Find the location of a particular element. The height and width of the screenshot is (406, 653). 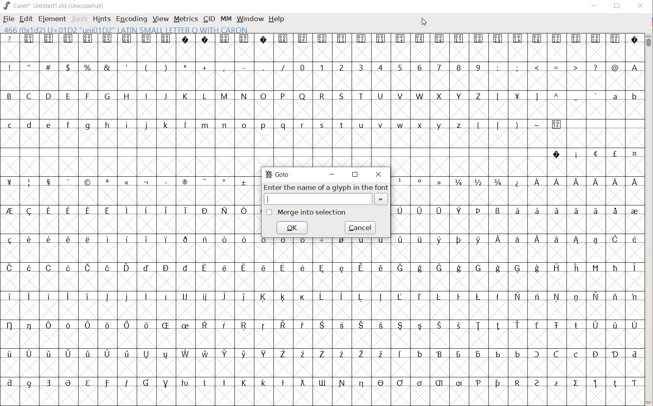

CLOSE is located at coordinates (378, 175).